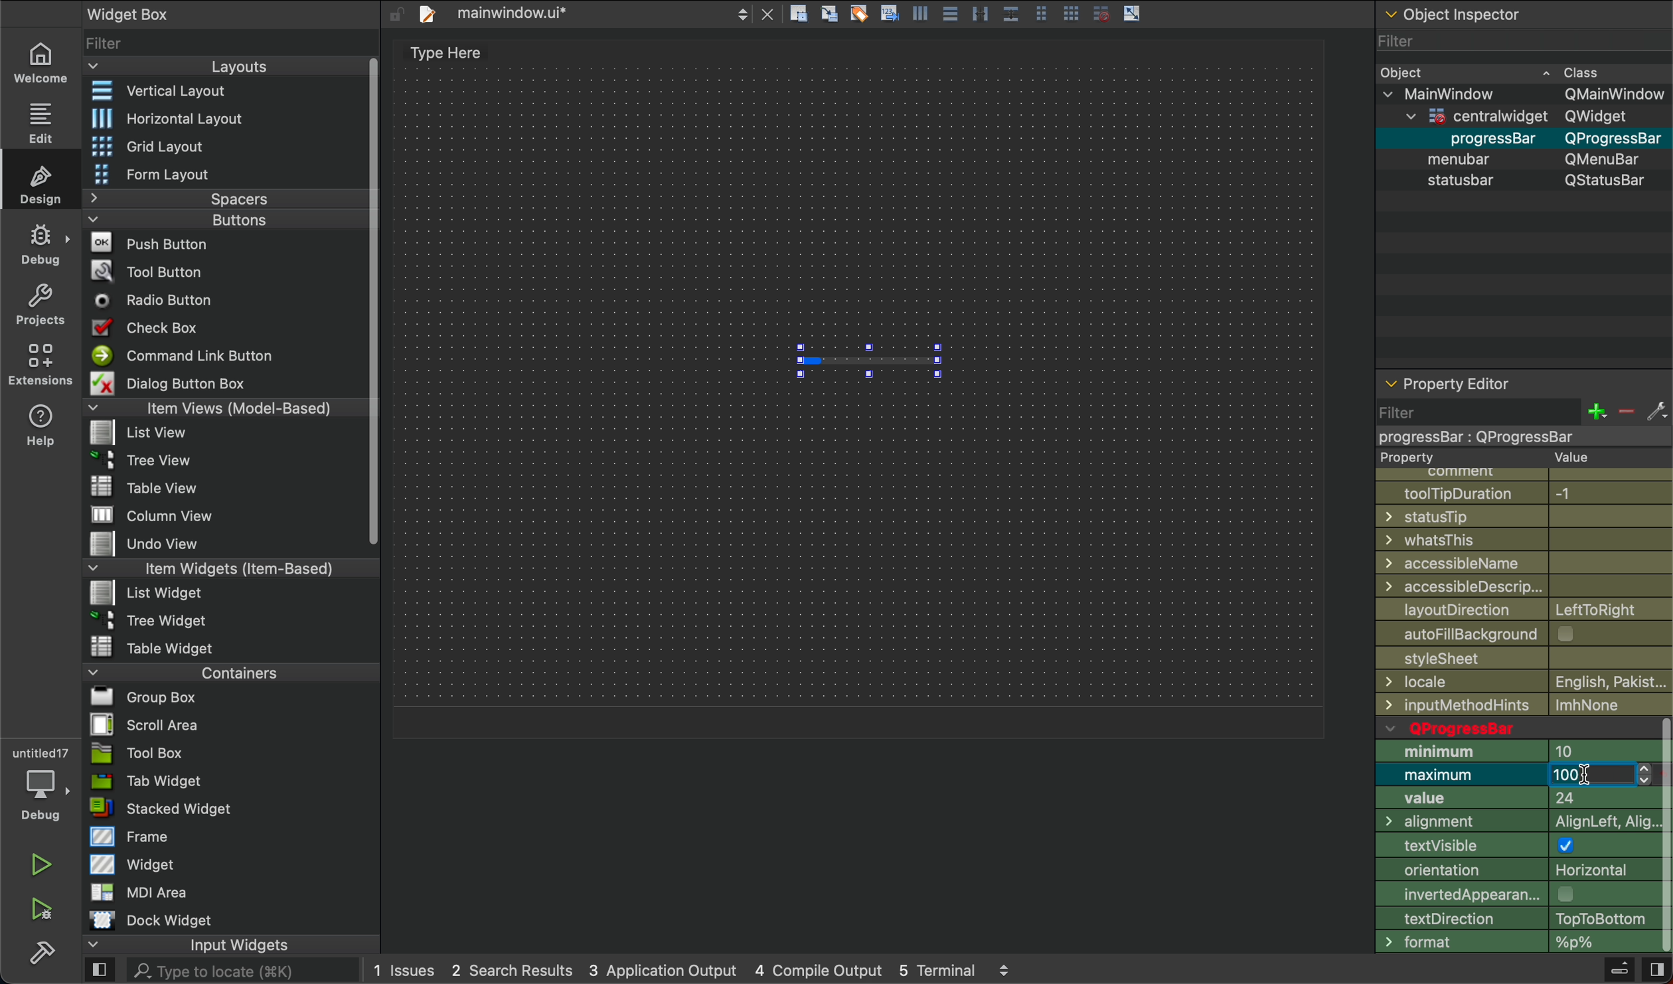 This screenshot has width=1673, height=984. I want to click on unlock, so click(396, 14).